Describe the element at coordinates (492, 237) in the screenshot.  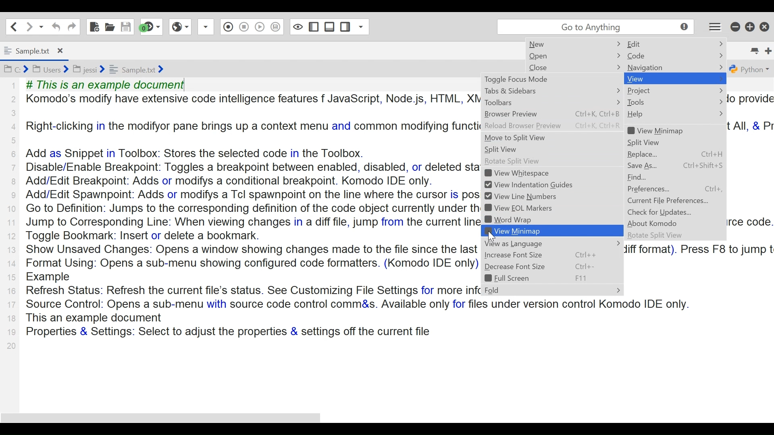
I see `Cursor` at that location.